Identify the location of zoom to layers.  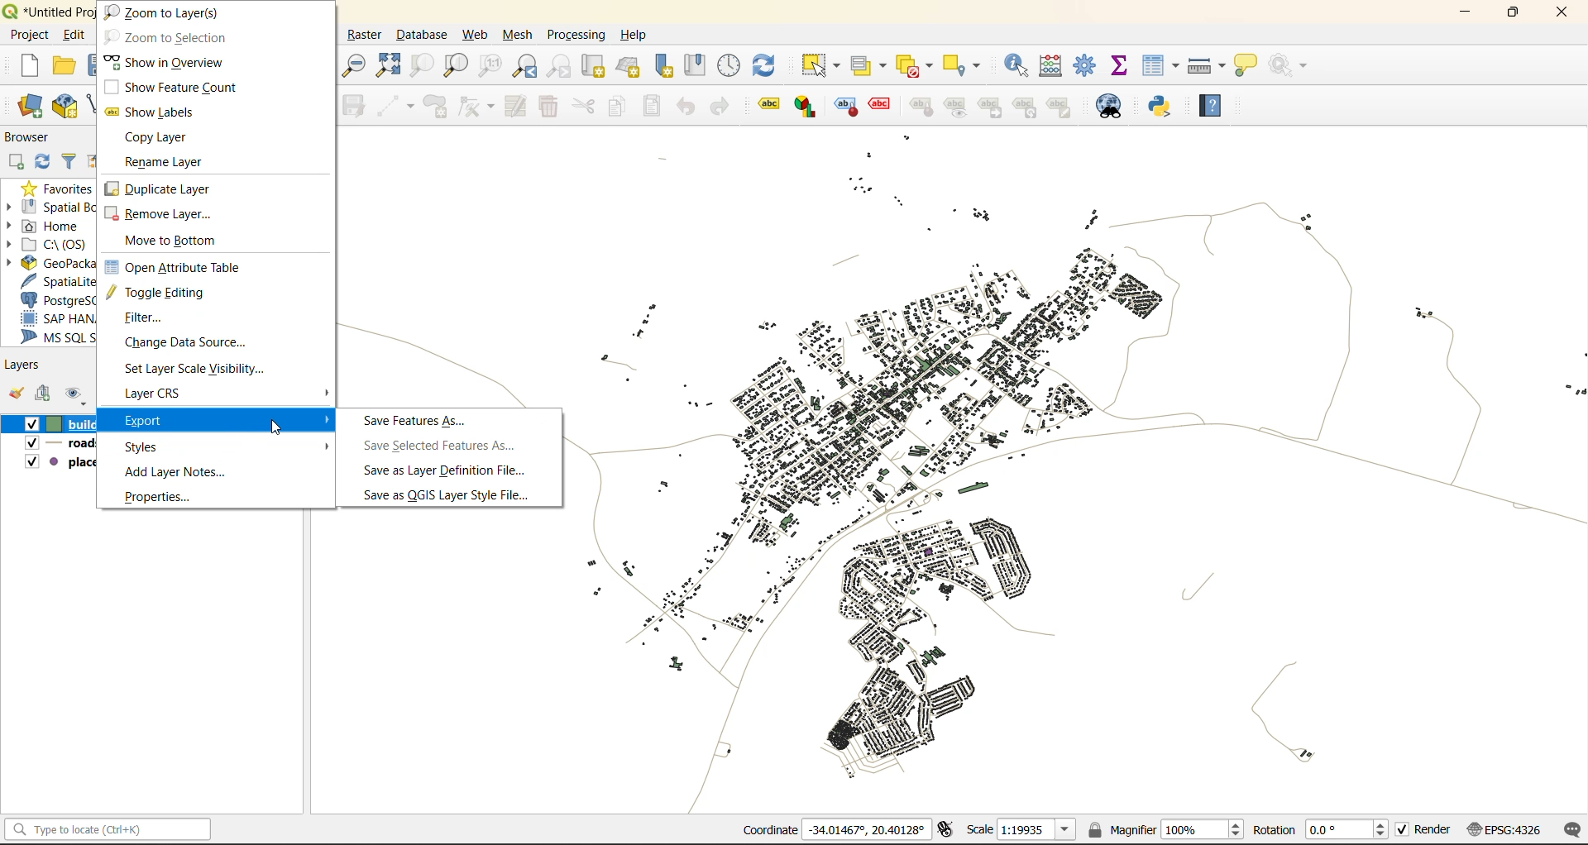
(162, 12).